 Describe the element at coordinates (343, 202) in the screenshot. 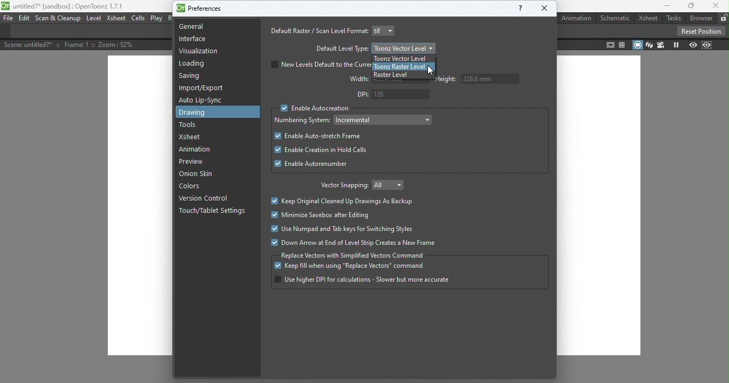

I see `Keep original cleaned up drawings as backup` at that location.